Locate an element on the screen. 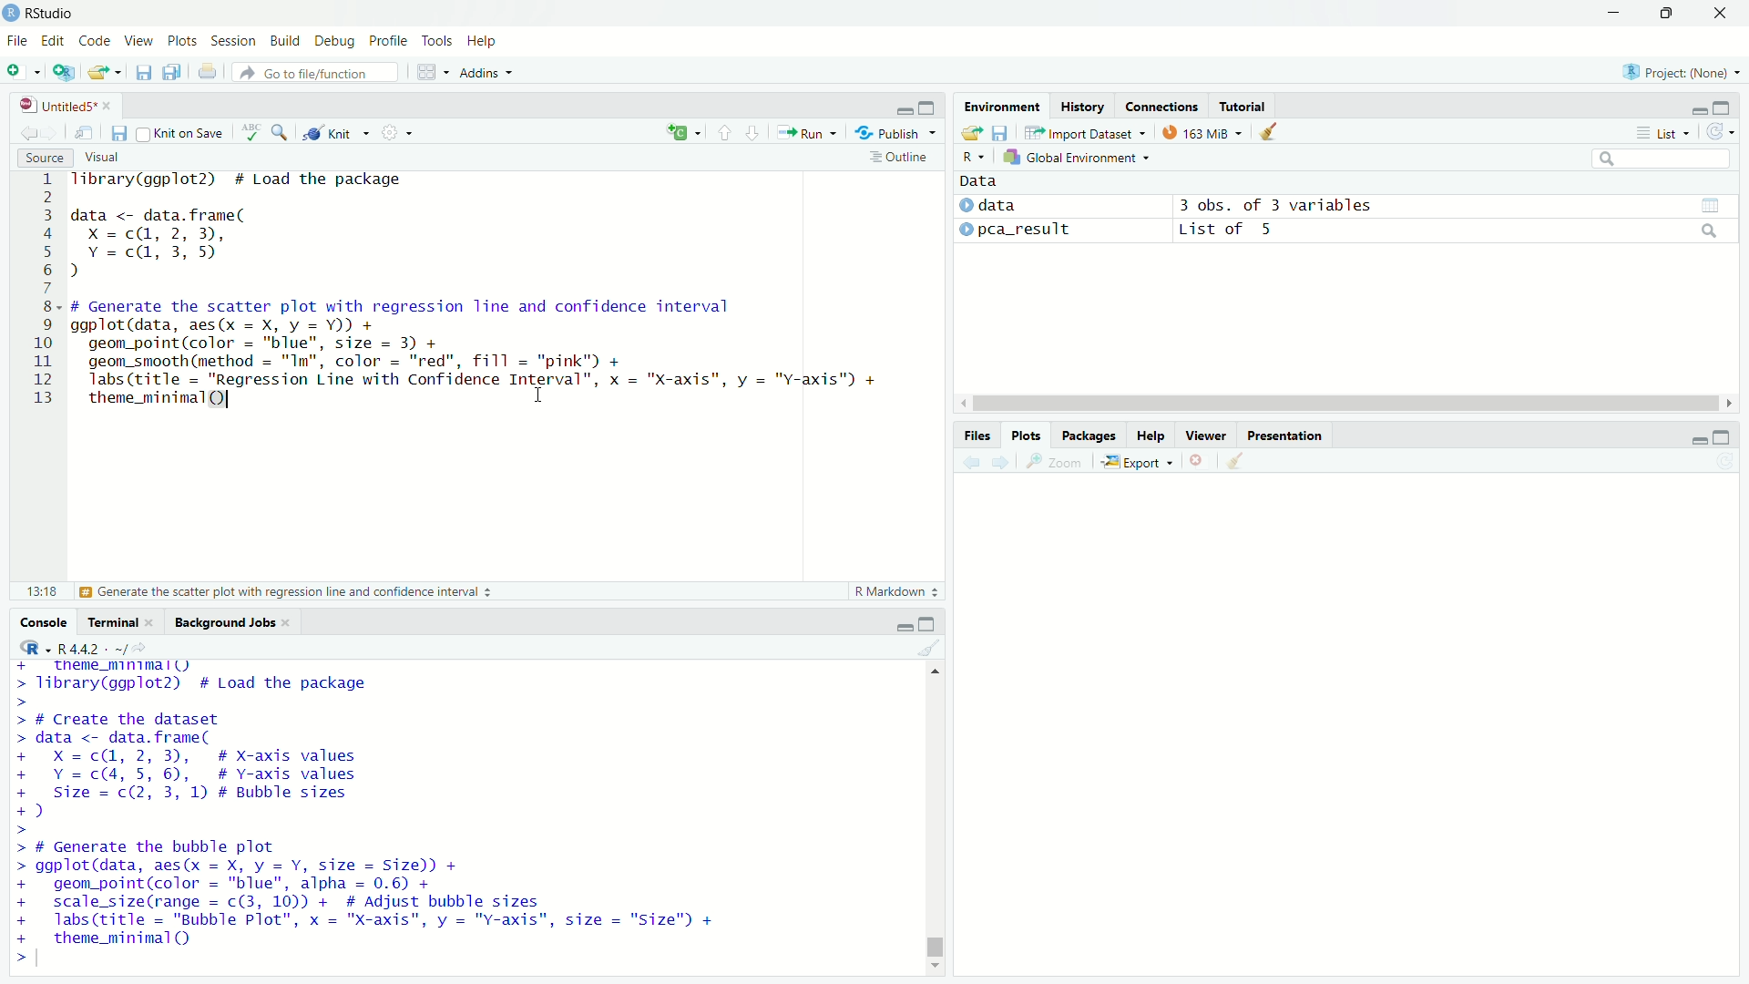 The height and width of the screenshot is (984, 1749). 163 MiB is located at coordinates (1202, 131).